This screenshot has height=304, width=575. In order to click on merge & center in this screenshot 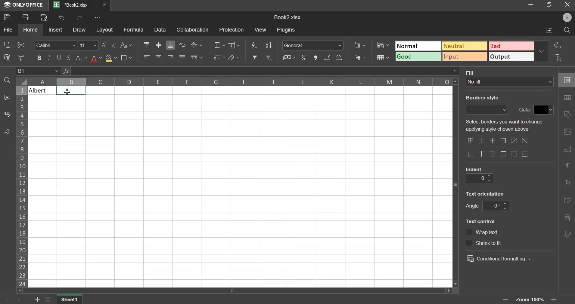, I will do `click(196, 58)`.